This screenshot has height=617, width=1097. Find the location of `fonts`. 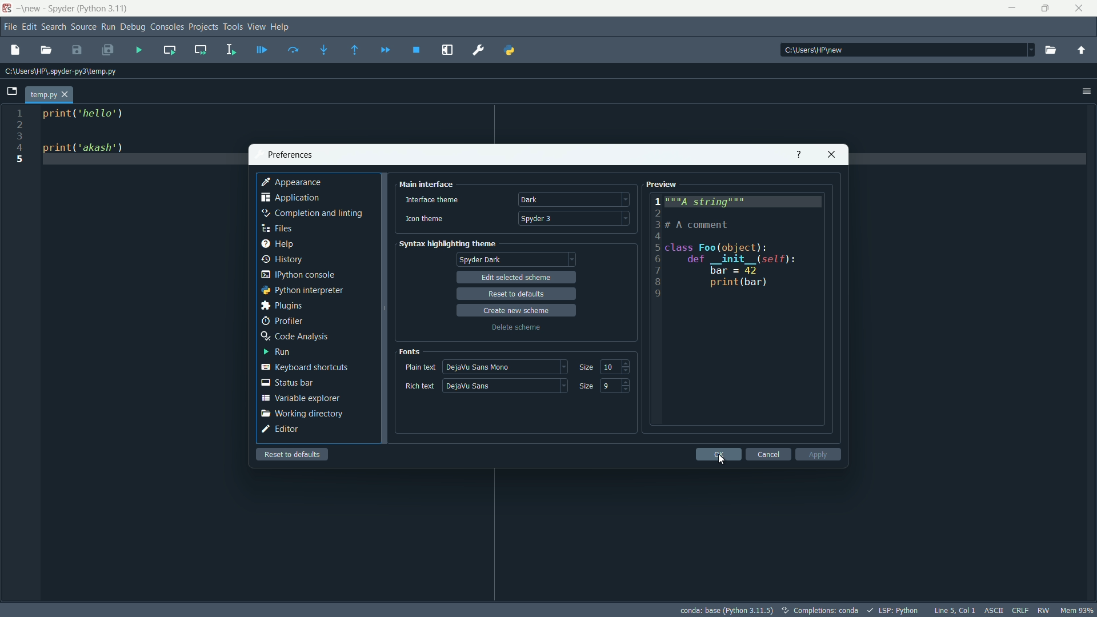

fonts is located at coordinates (411, 352).